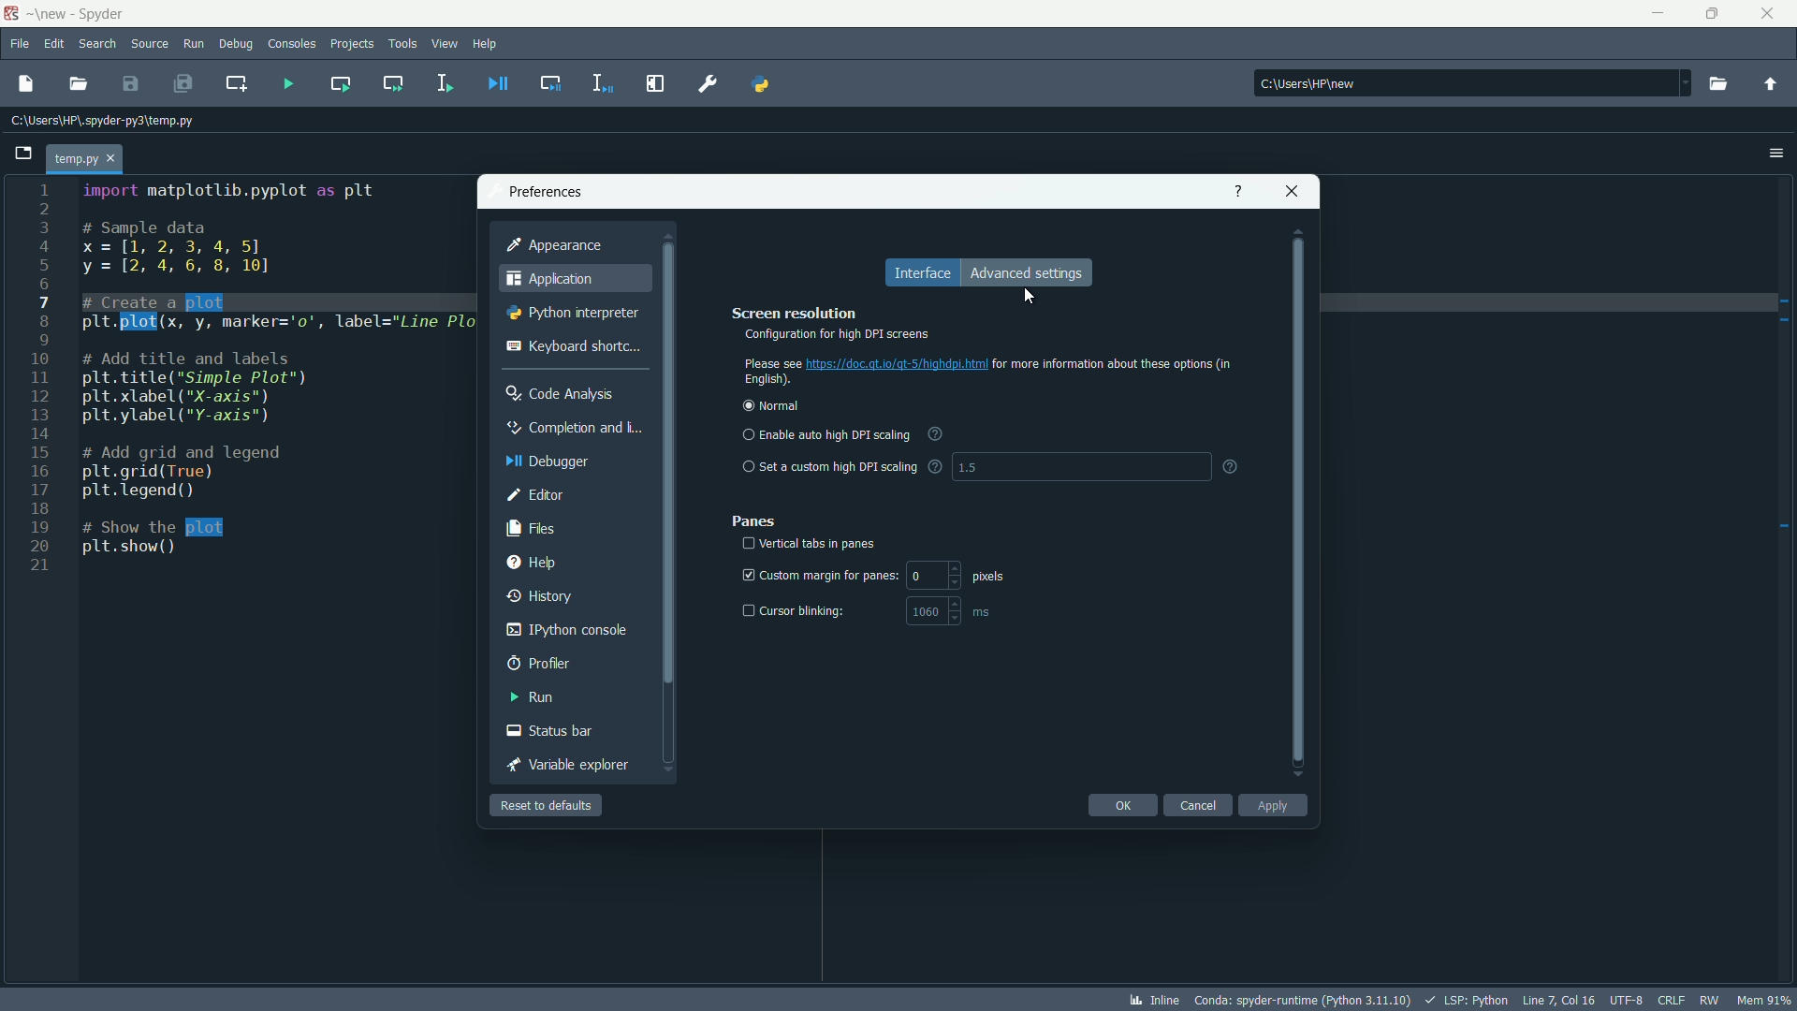 This screenshot has height=1011, width=1797. Describe the element at coordinates (550, 730) in the screenshot. I see `status bar` at that location.